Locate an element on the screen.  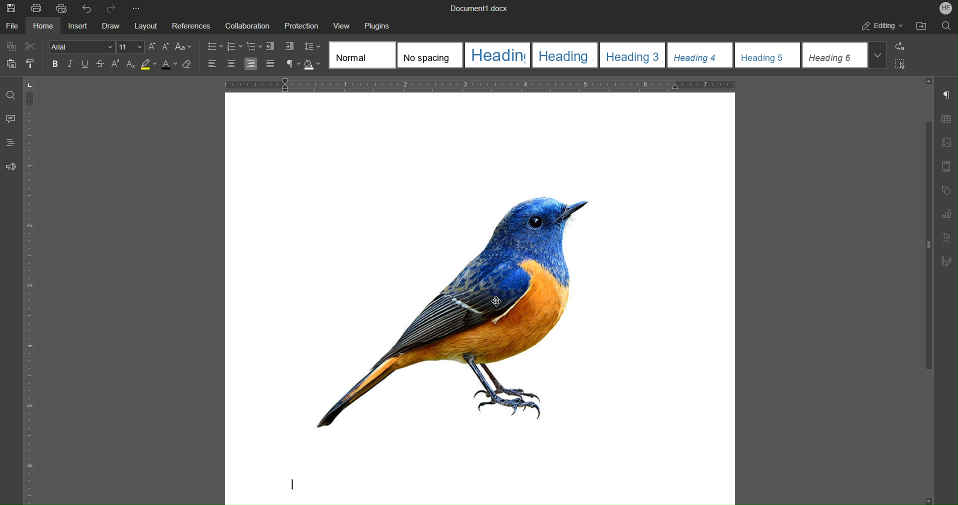
Paragraph Settings is located at coordinates (946, 95).